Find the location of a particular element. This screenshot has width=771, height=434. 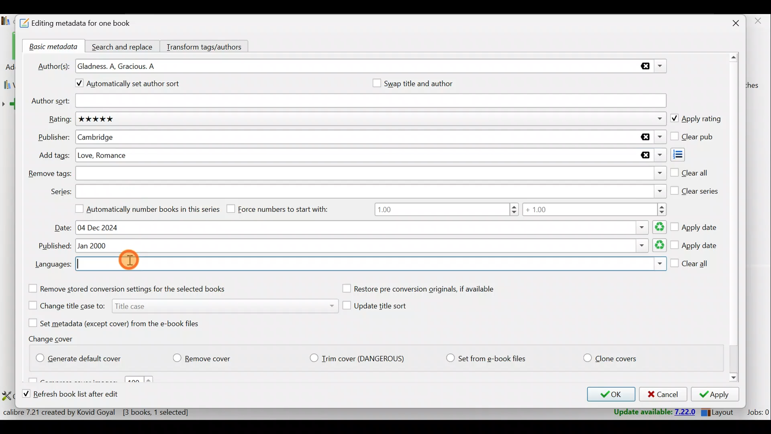

Published: is located at coordinates (53, 246).